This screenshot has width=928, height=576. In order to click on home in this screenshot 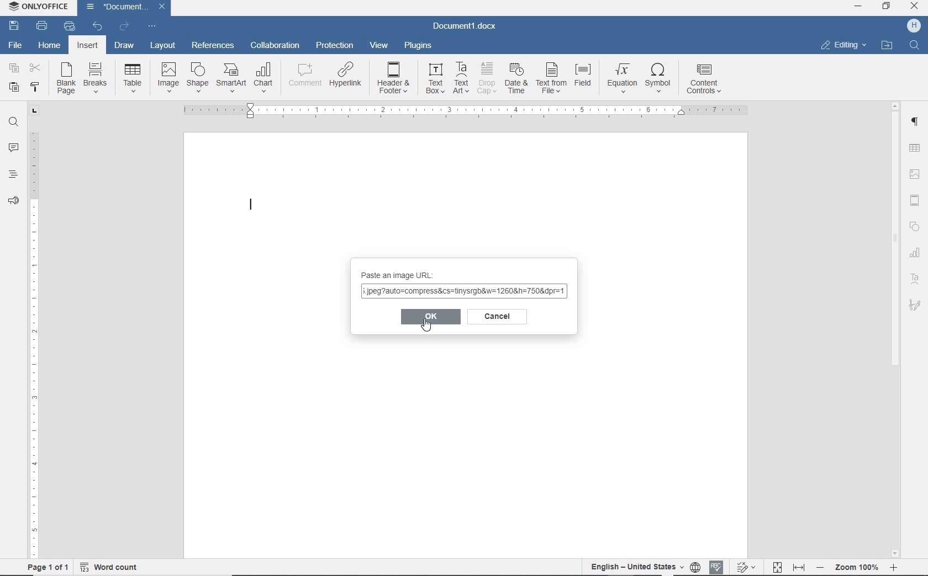, I will do `click(49, 48)`.